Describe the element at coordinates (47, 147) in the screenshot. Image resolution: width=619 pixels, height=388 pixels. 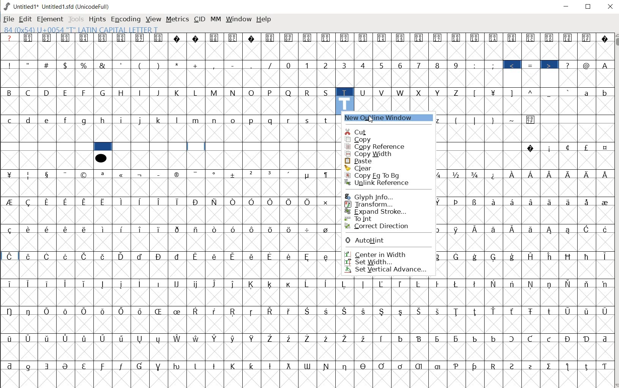
I see `empty spaces` at that location.